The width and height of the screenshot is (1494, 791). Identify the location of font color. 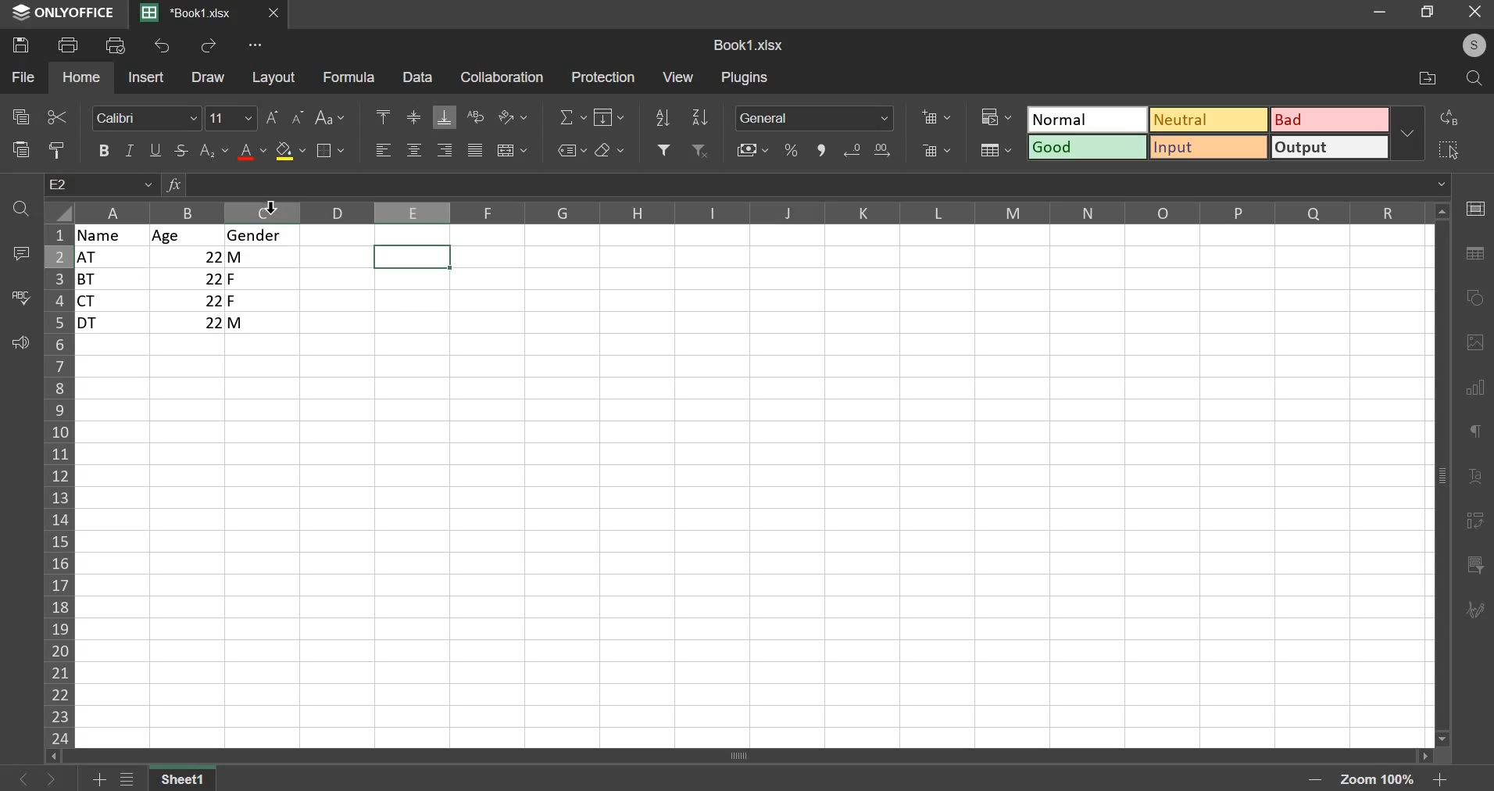
(252, 152).